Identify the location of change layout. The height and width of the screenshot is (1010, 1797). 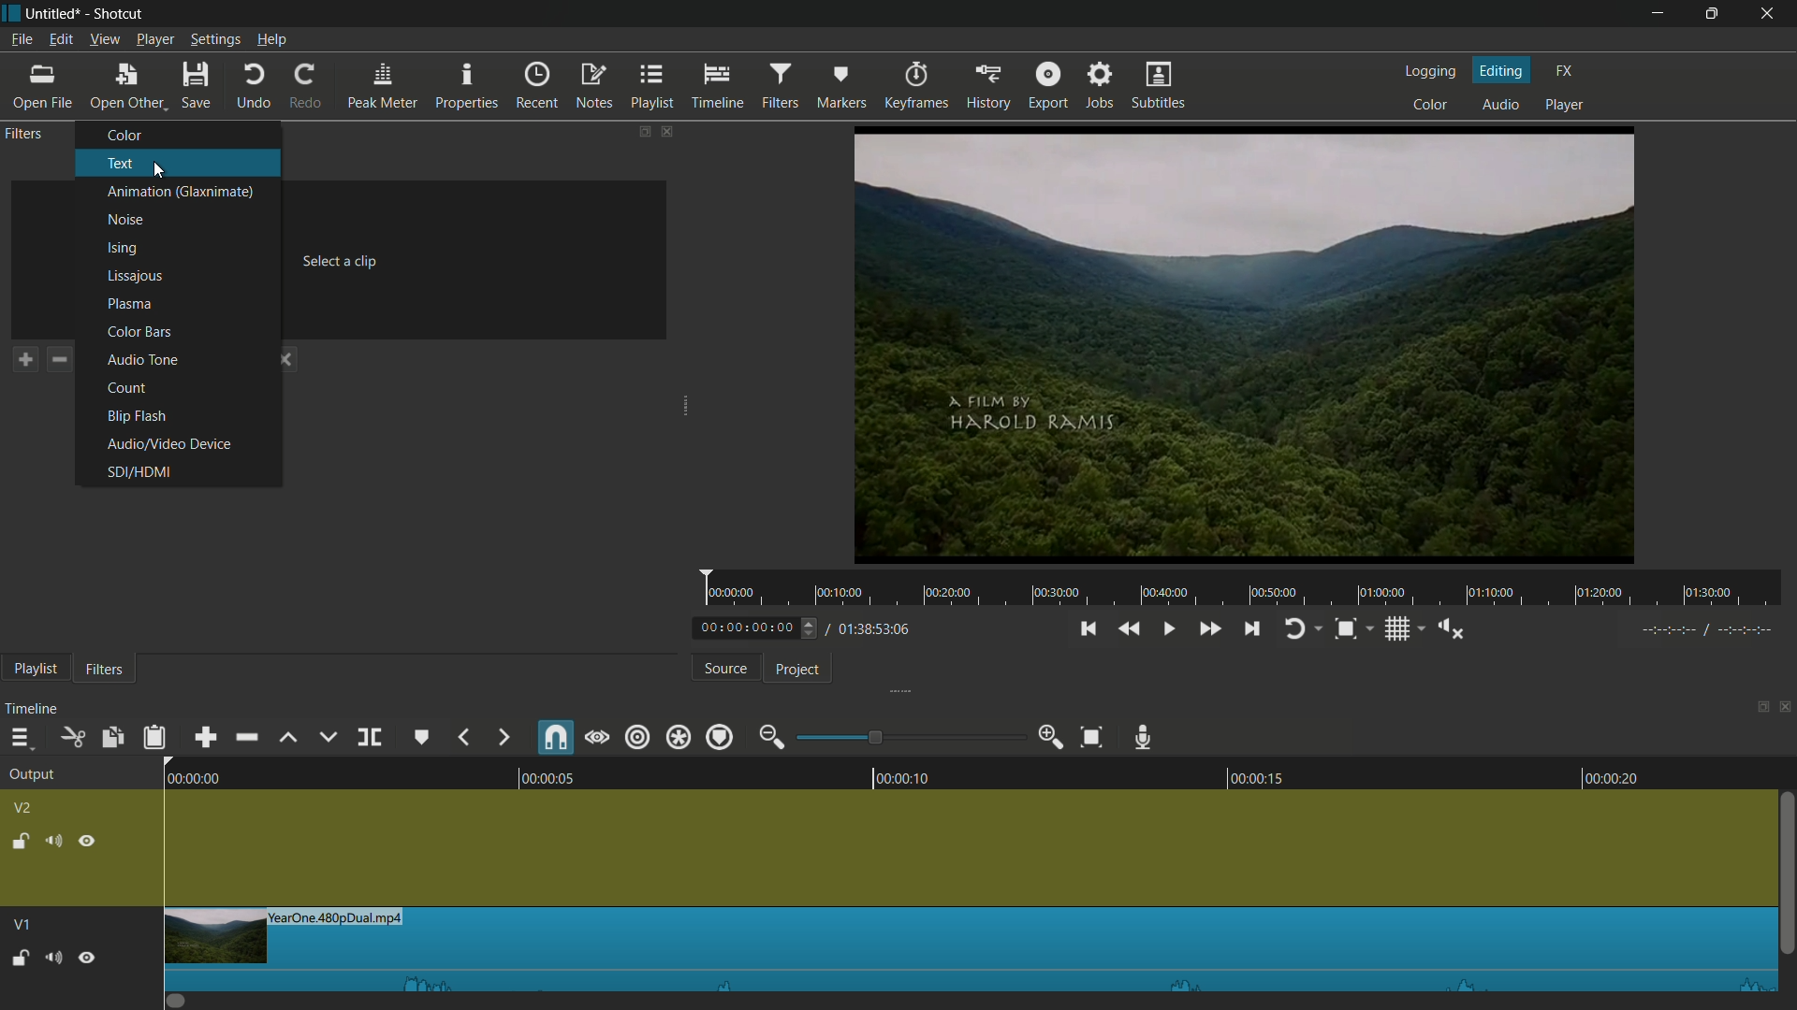
(1757, 710).